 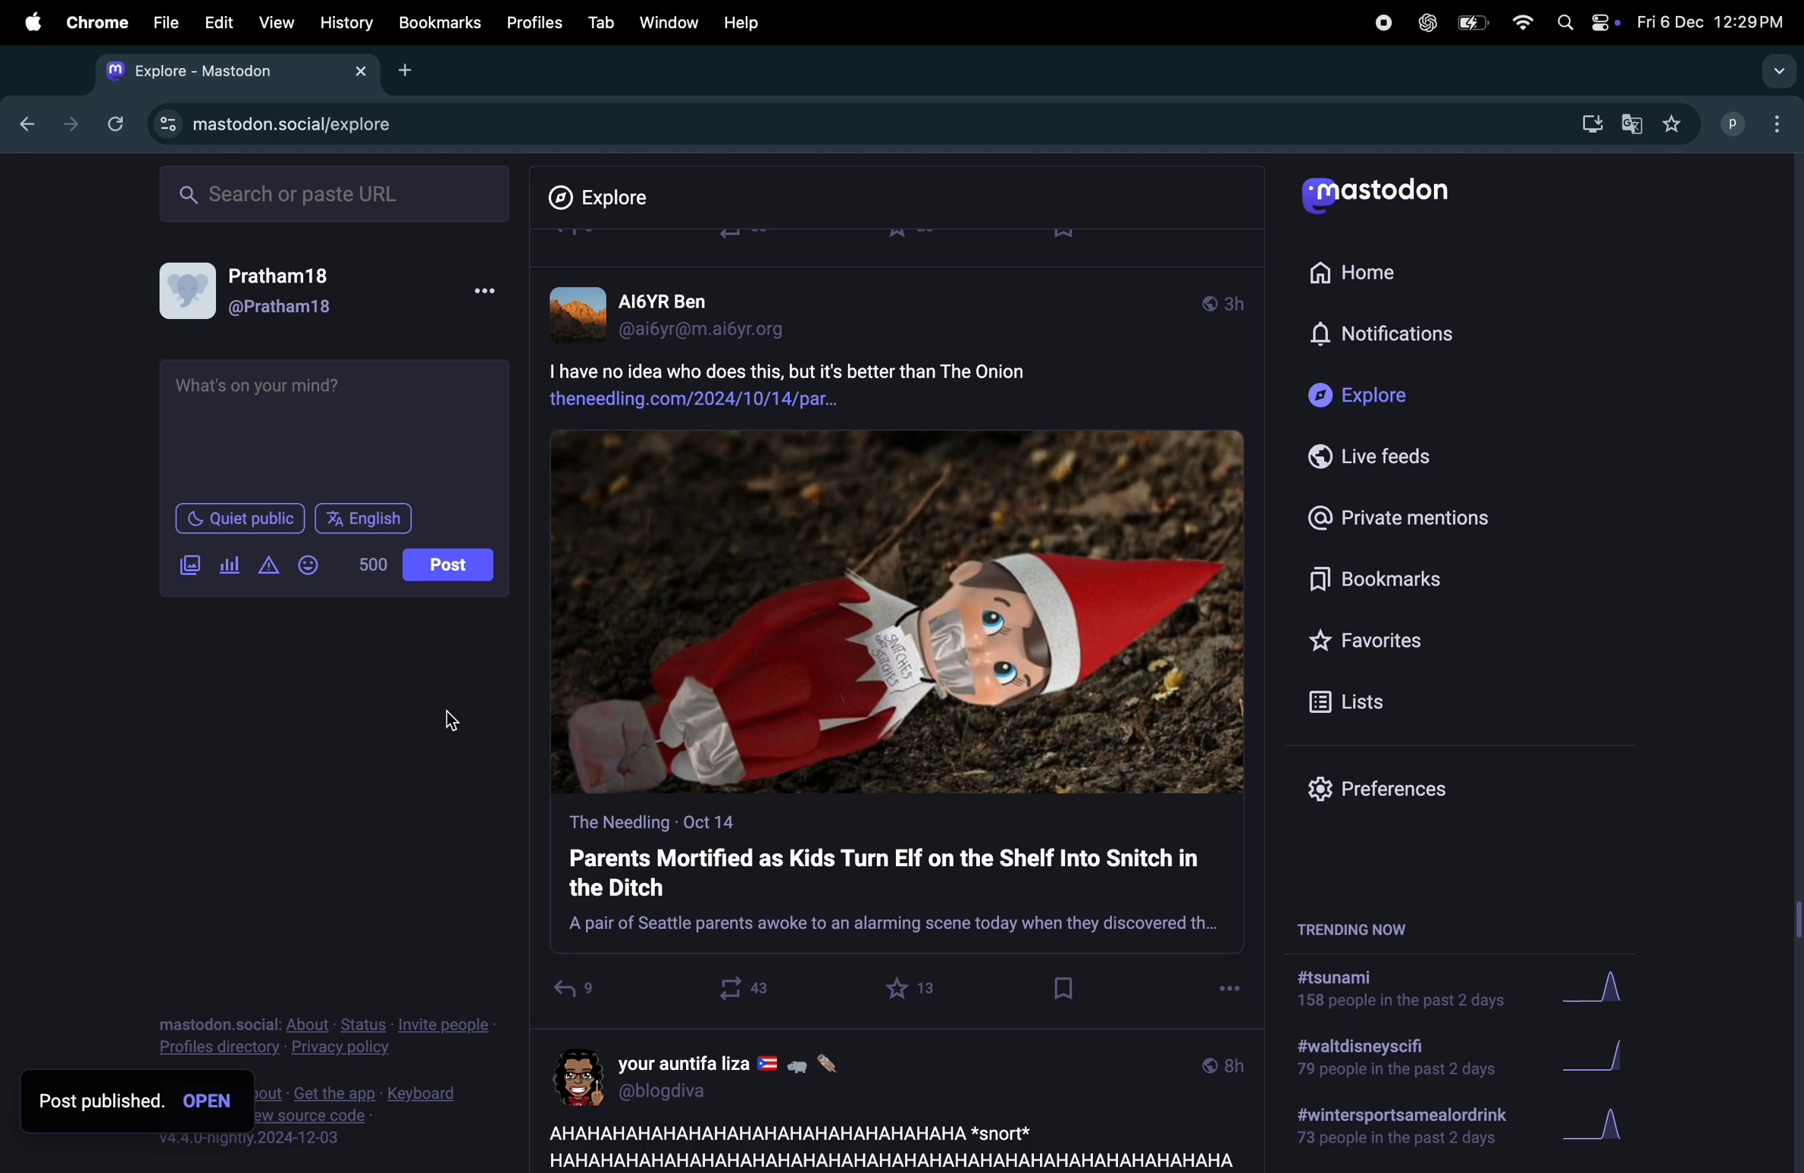 I want to click on #winter sport drink, so click(x=1398, y=1130).